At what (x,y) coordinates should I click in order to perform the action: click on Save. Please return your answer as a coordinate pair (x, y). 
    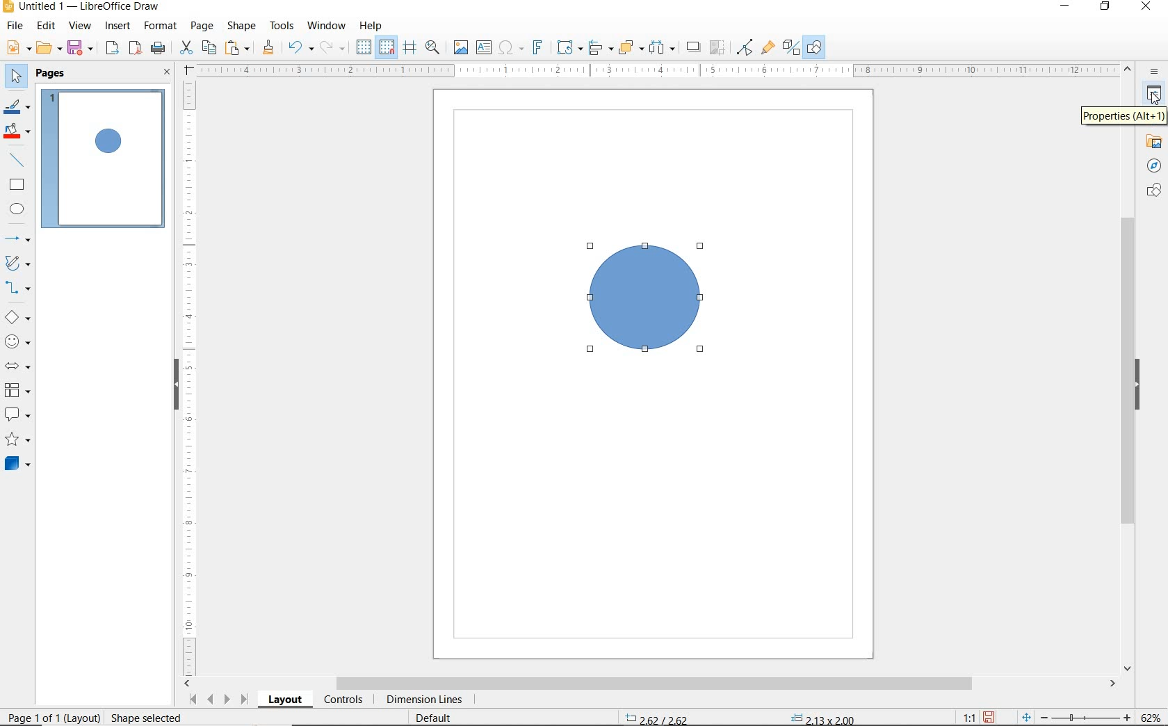
    Looking at the image, I should click on (988, 717).